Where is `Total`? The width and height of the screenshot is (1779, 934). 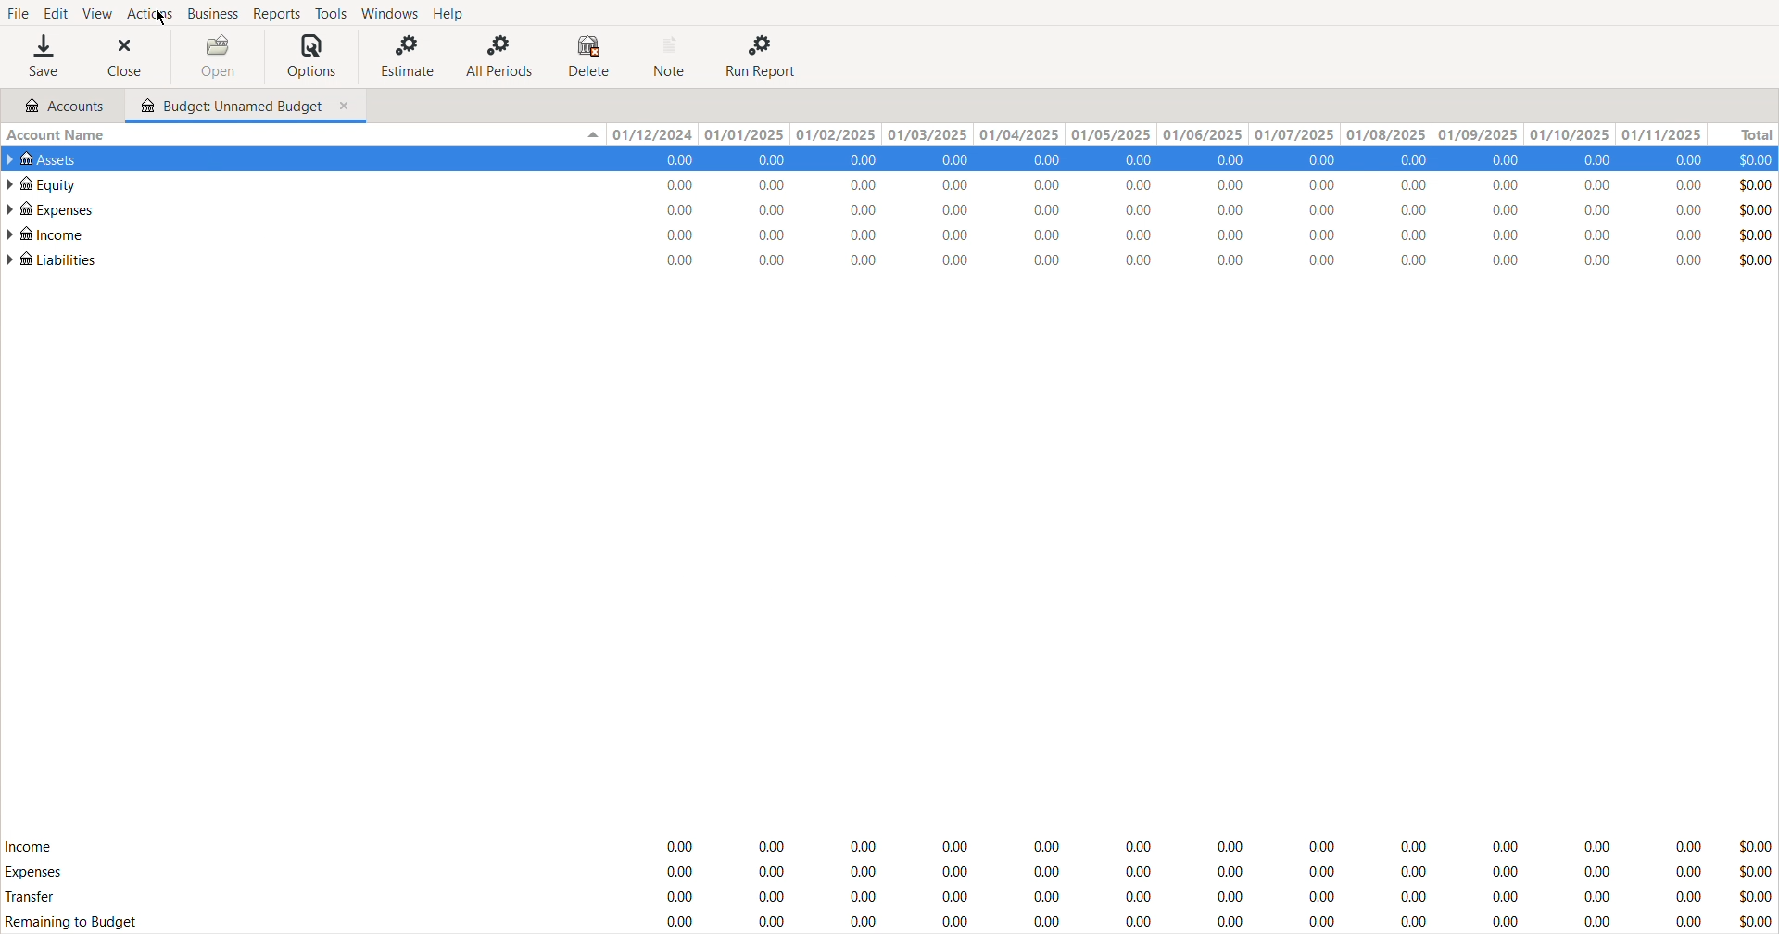
Total is located at coordinates (1741, 135).